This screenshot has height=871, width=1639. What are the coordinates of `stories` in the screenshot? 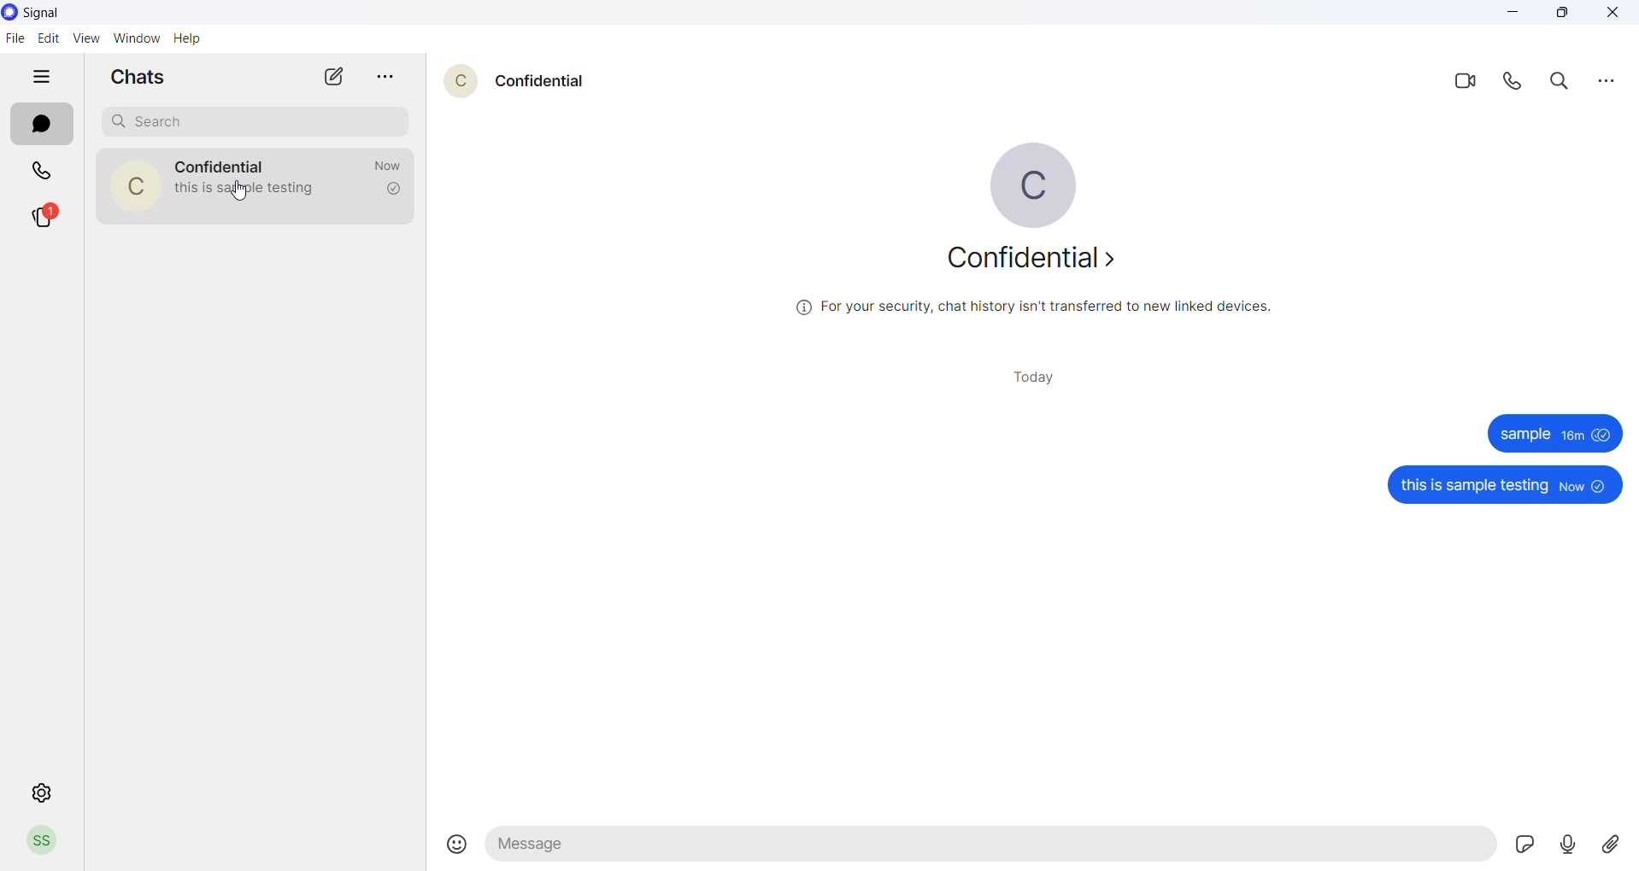 It's located at (43, 217).